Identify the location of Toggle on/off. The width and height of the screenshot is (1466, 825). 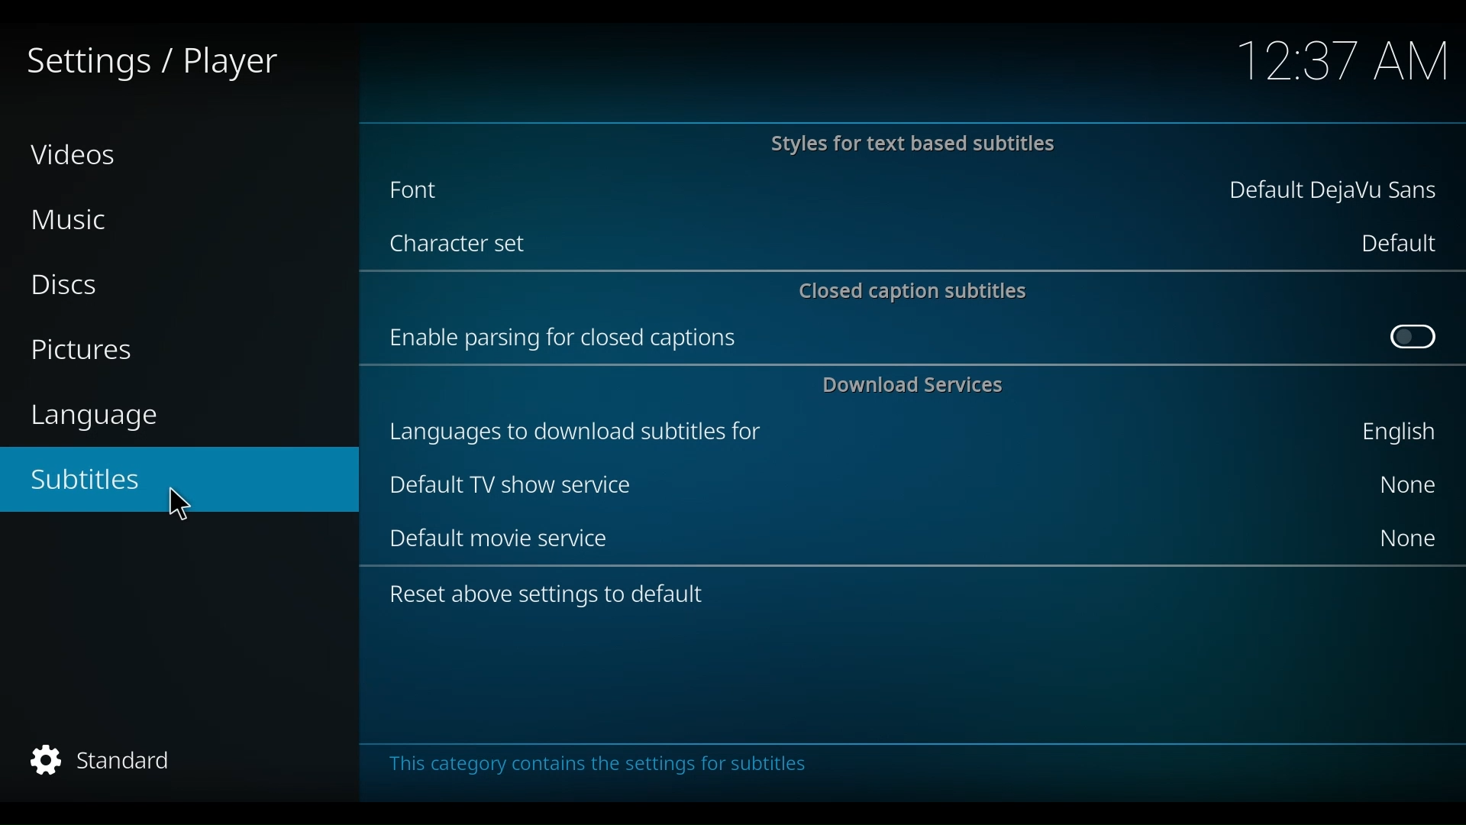
(1413, 338).